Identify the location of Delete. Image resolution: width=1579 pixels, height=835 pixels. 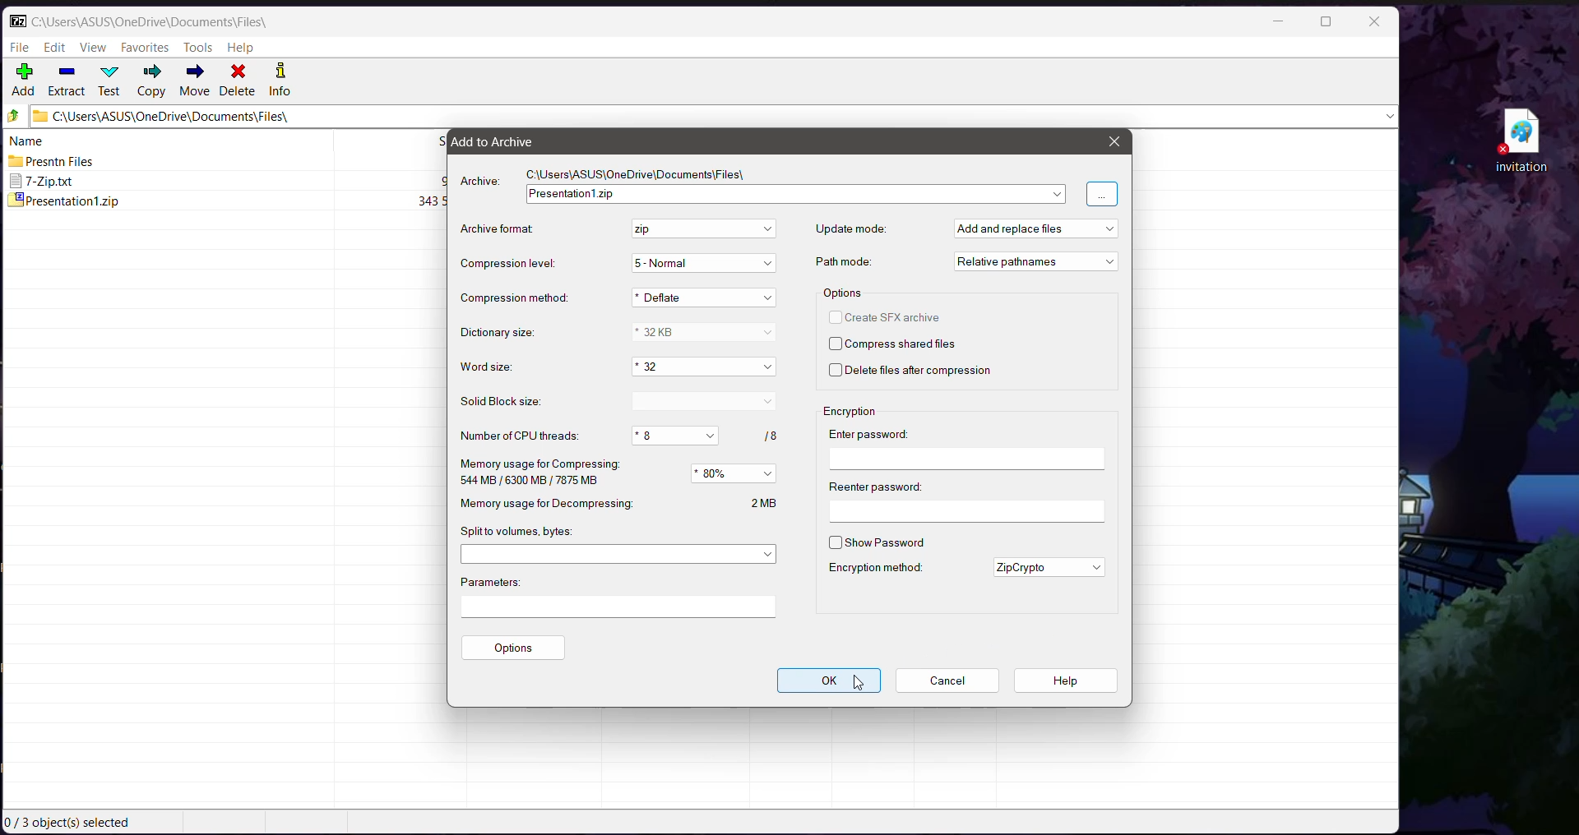
(239, 81).